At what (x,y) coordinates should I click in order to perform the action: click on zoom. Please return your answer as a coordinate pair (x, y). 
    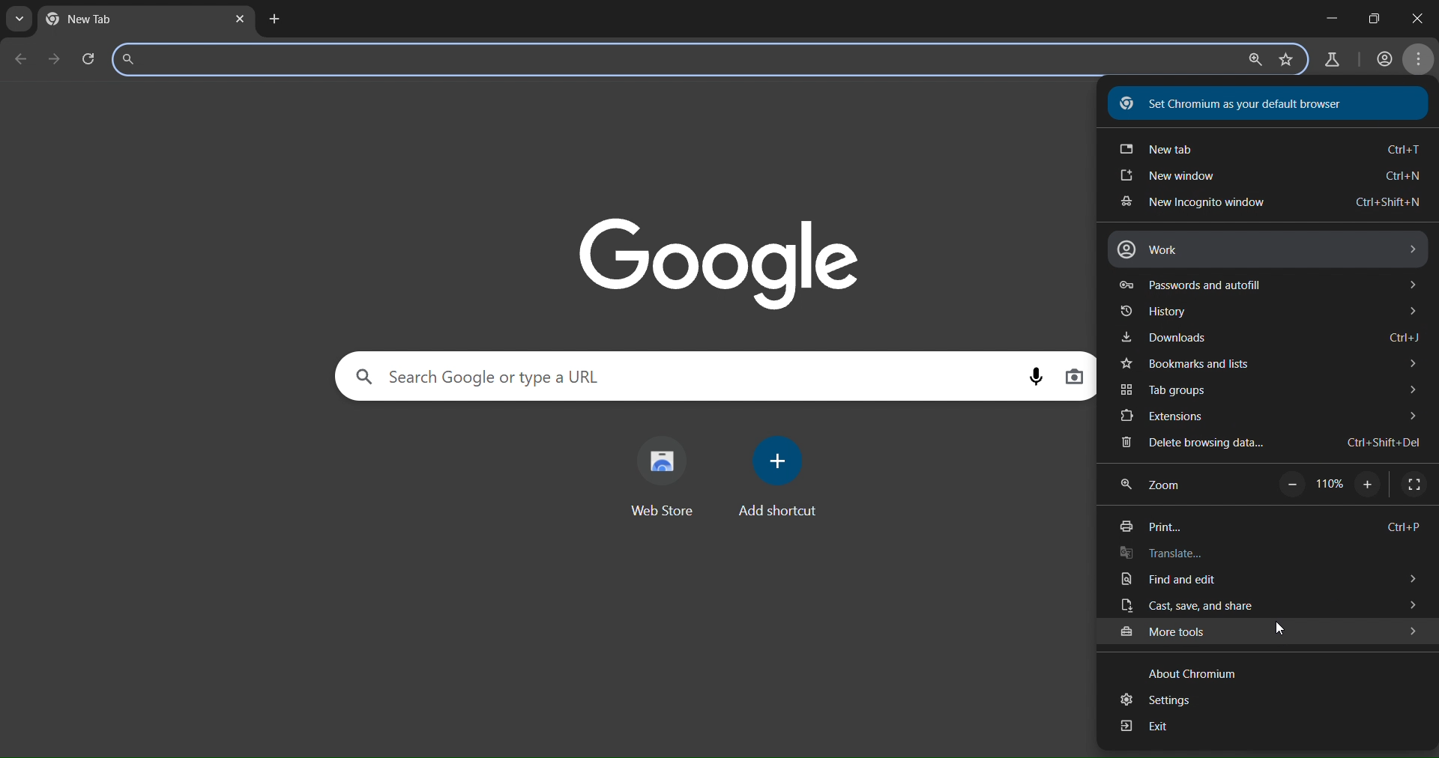
    Looking at the image, I should click on (1159, 484).